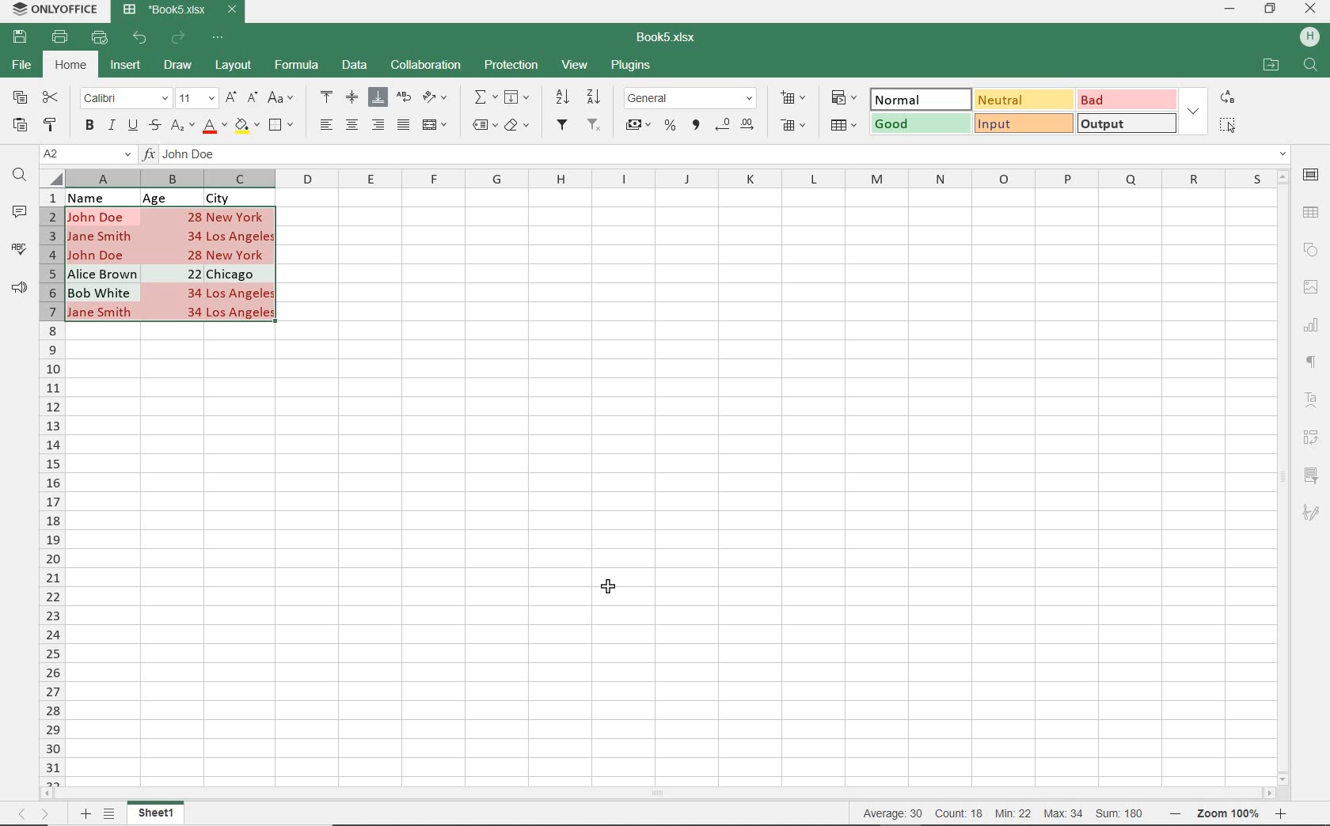 Image resolution: width=1330 pixels, height=826 pixels. What do you see at coordinates (83, 813) in the screenshot?
I see `Add sheets` at bounding box center [83, 813].